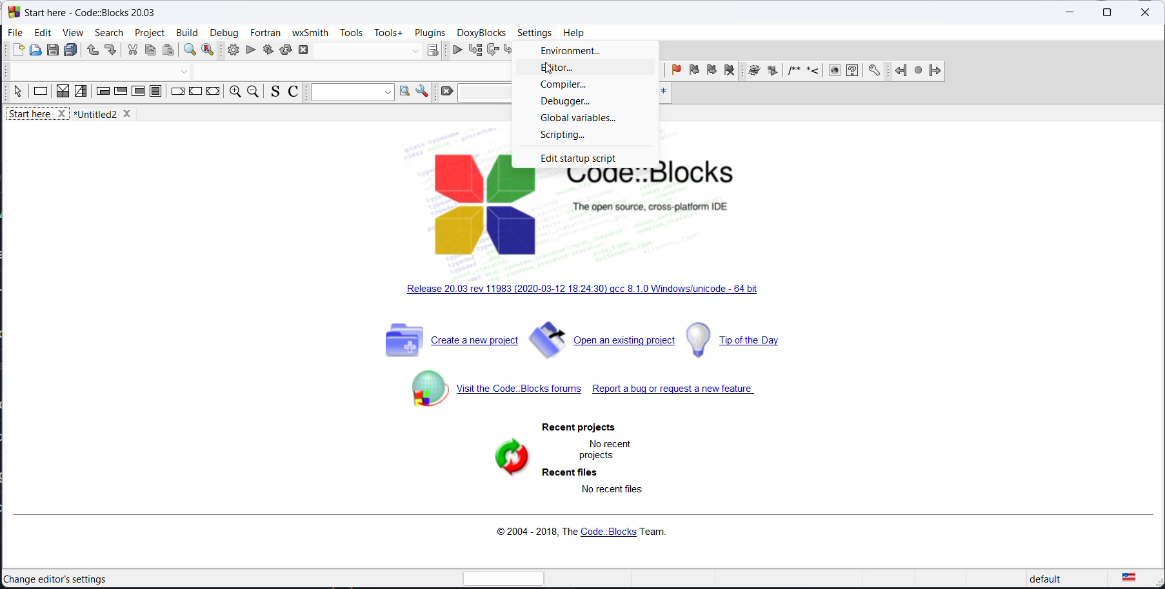  What do you see at coordinates (677, 392) in the screenshot?
I see `report bug` at bounding box center [677, 392].